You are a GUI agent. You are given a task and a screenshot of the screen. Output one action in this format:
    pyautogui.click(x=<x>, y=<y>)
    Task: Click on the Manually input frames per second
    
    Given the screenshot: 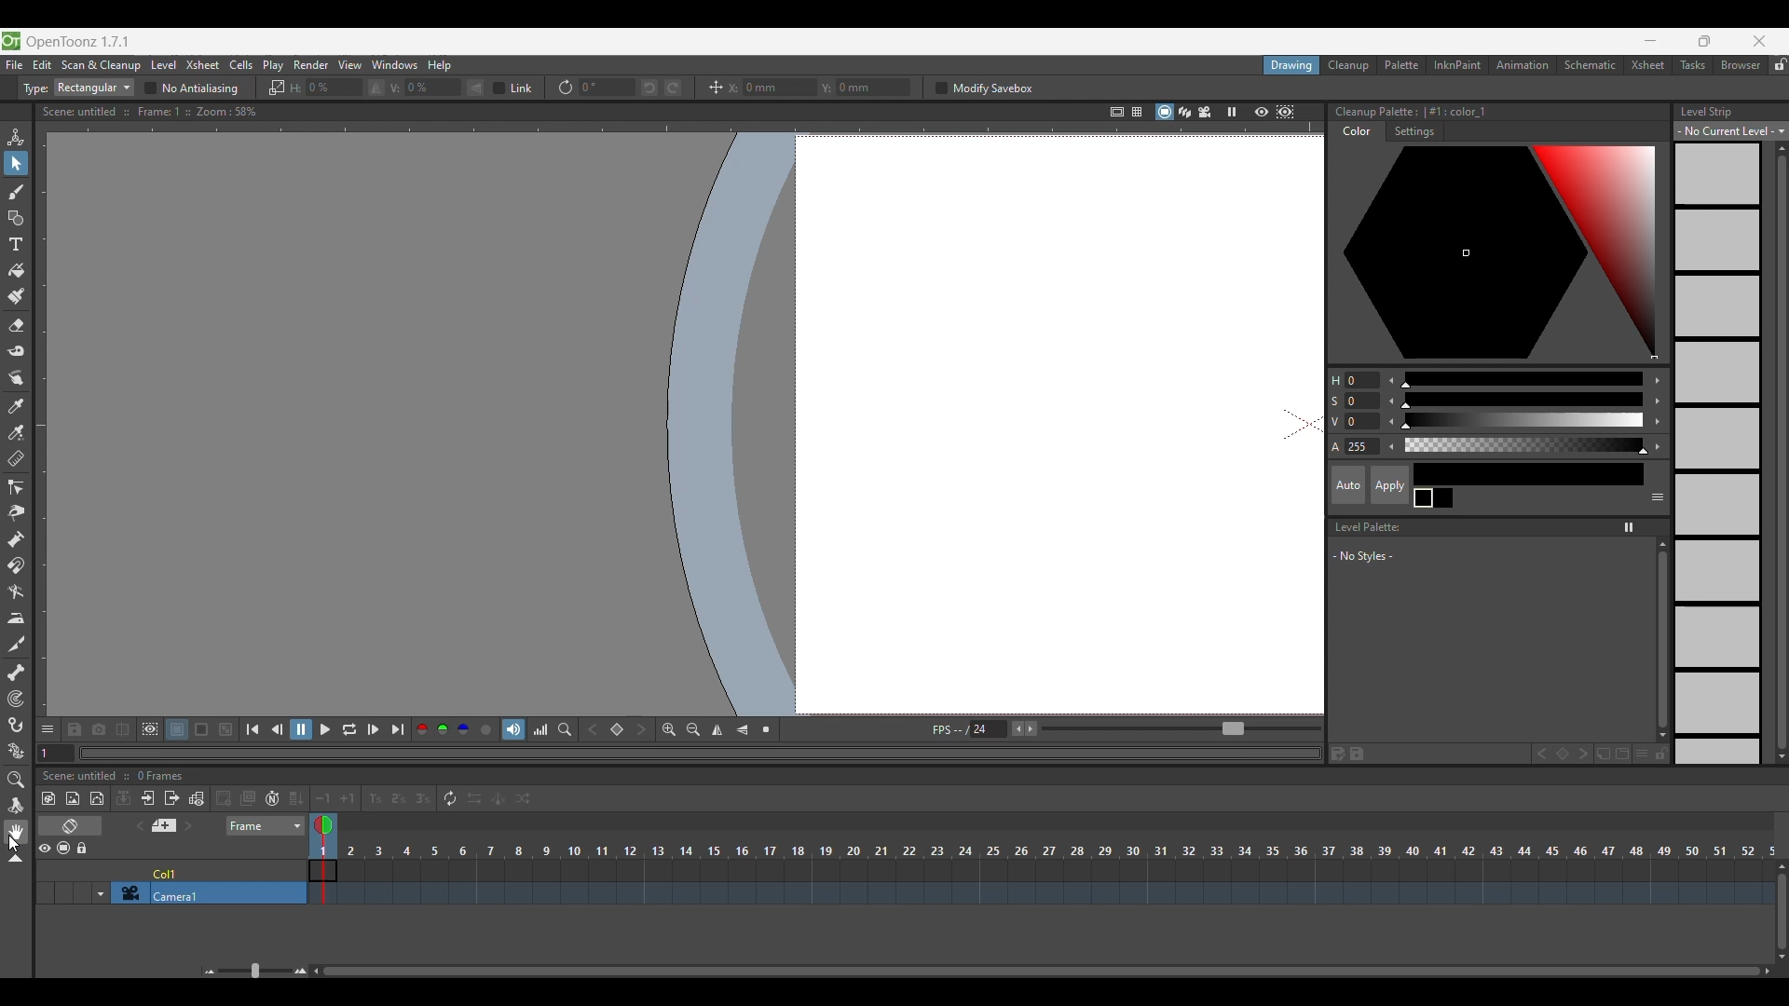 What is the action you would take?
    pyautogui.click(x=970, y=729)
    